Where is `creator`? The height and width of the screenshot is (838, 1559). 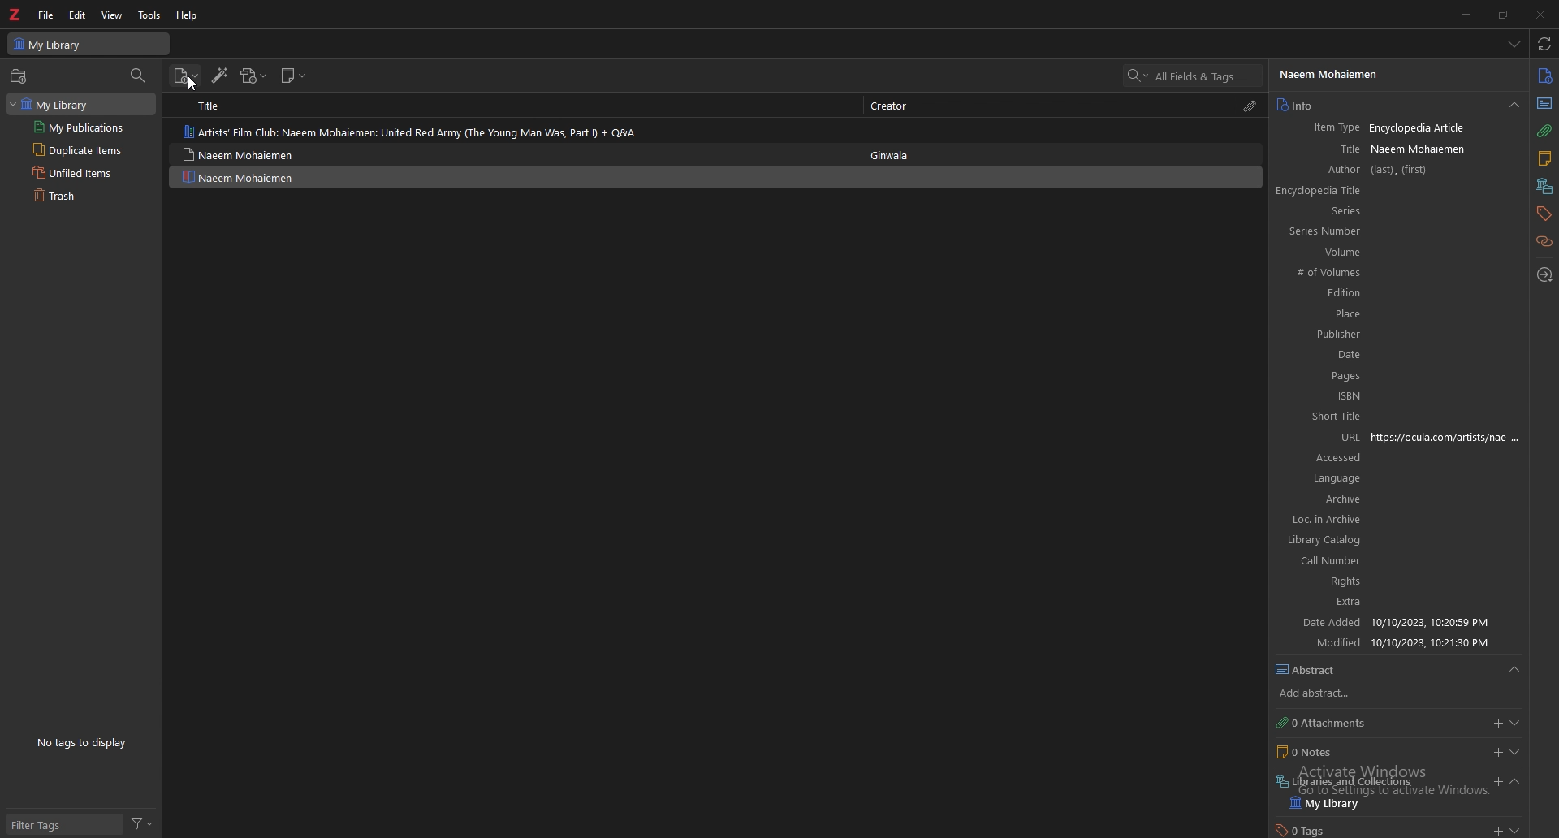 creator is located at coordinates (894, 105).